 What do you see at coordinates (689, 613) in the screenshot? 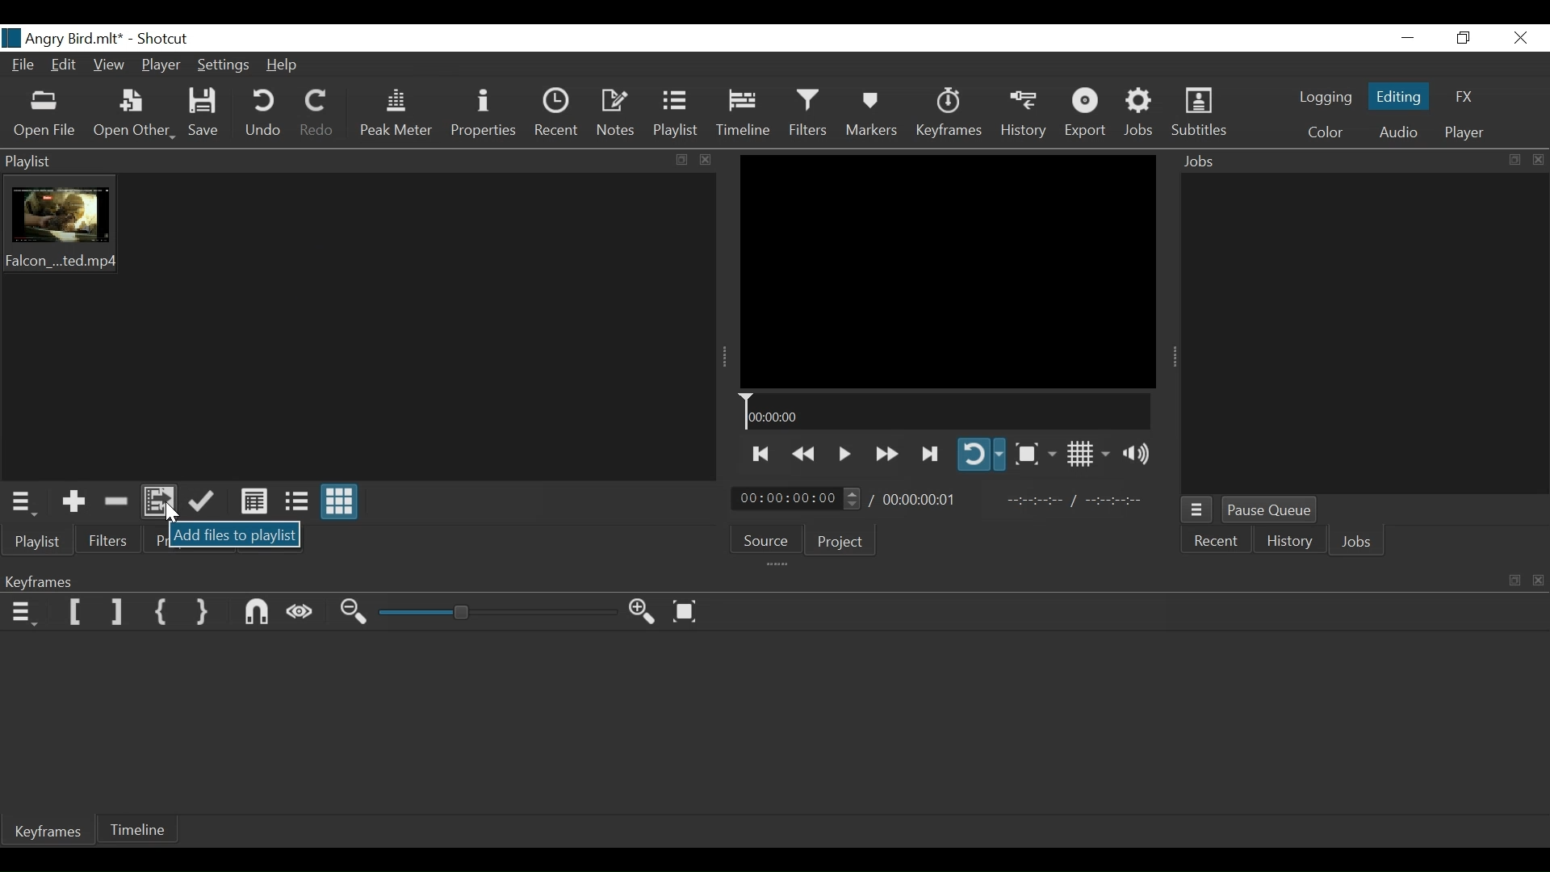
I see `Zoom Keyframe to fit` at bounding box center [689, 613].